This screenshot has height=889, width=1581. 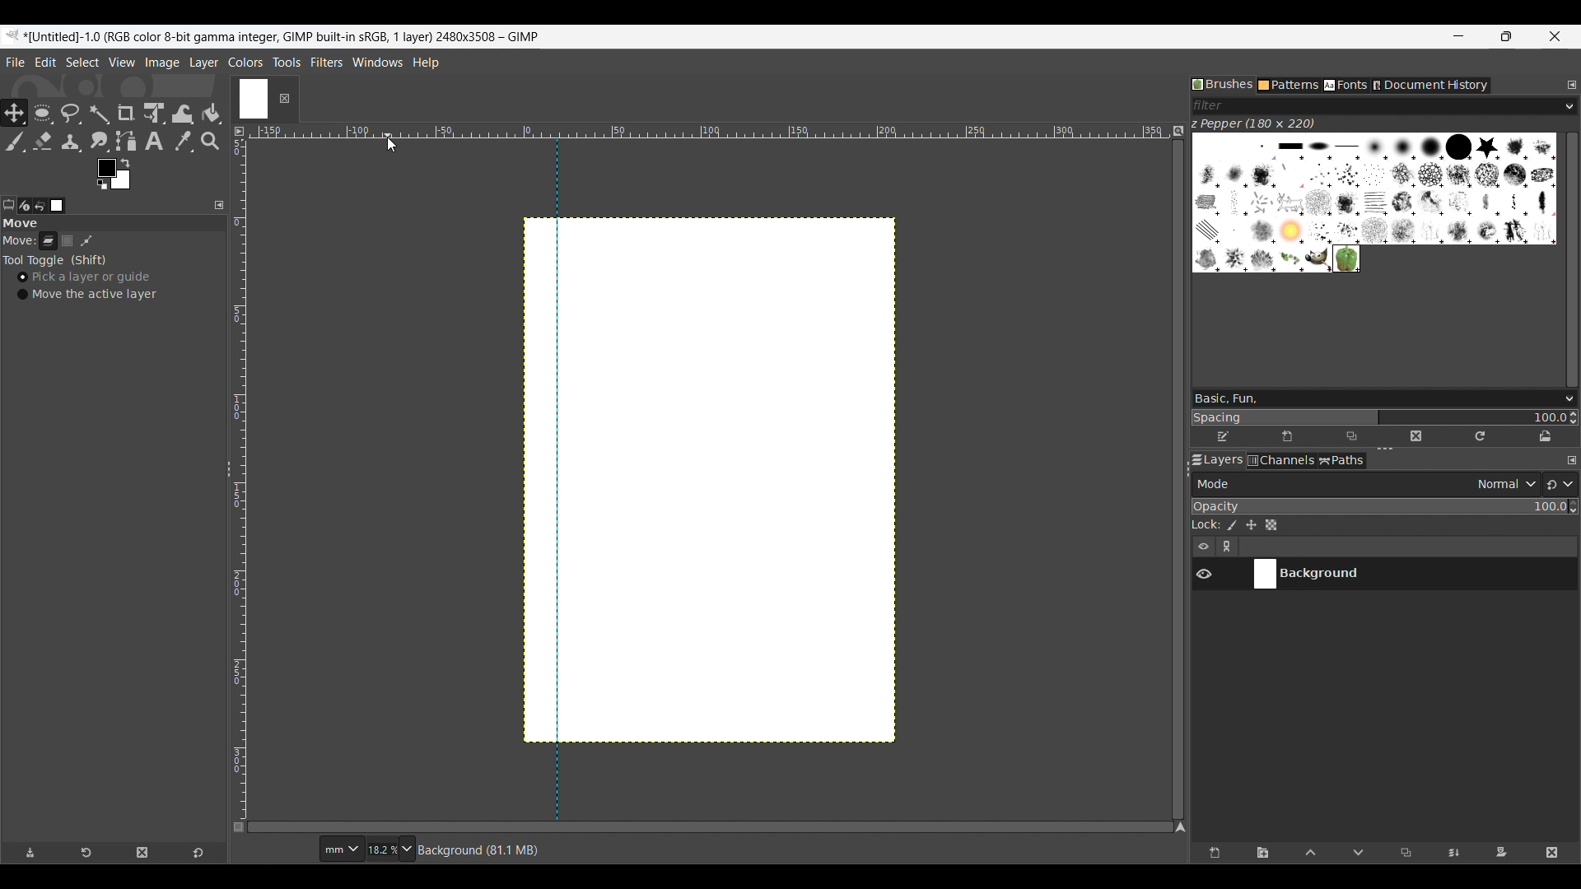 I want to click on Save tool preset, so click(x=30, y=853).